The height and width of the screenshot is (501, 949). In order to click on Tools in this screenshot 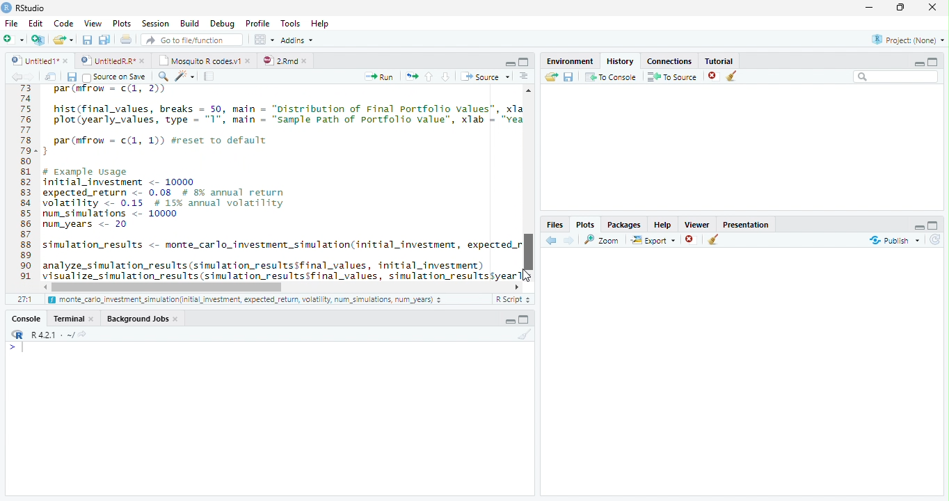, I will do `click(289, 24)`.